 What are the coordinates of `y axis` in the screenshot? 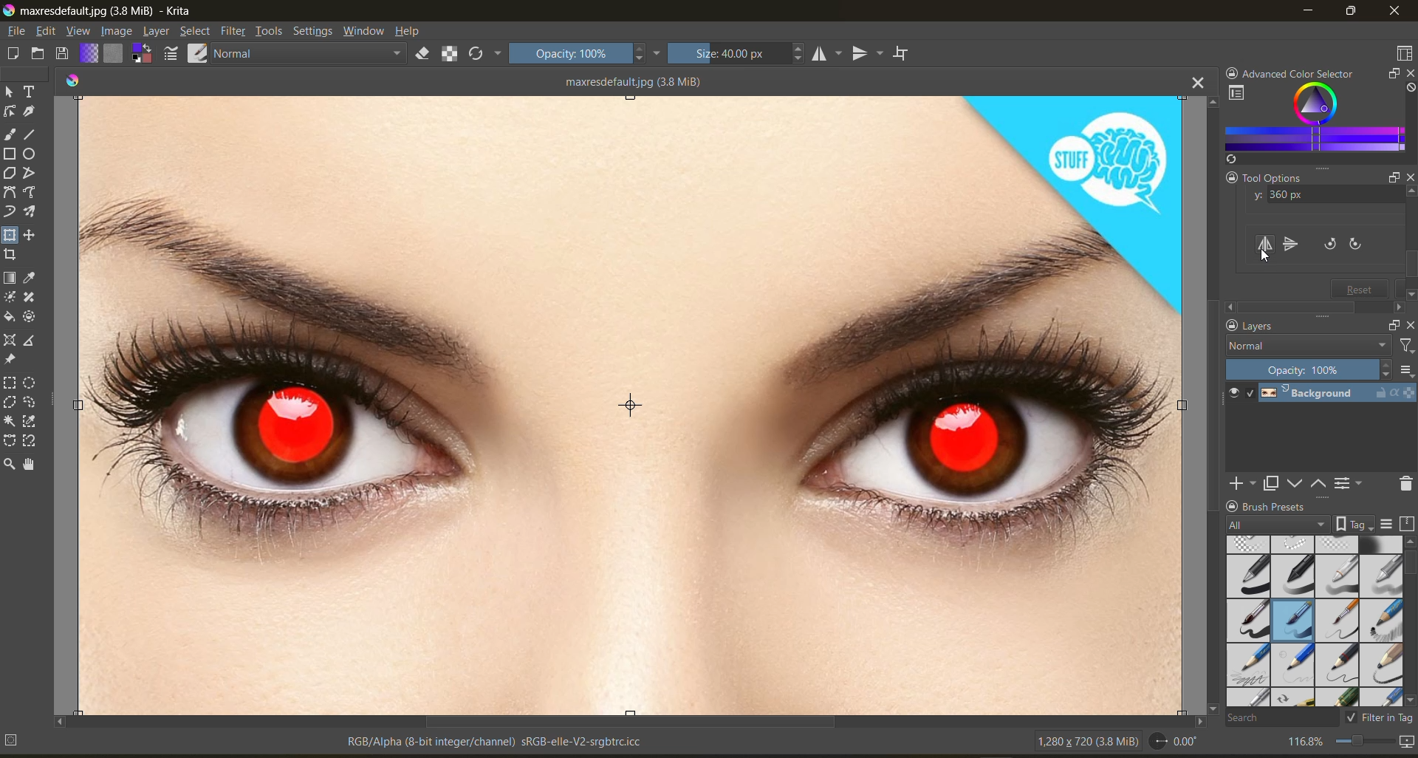 It's located at (1321, 197).